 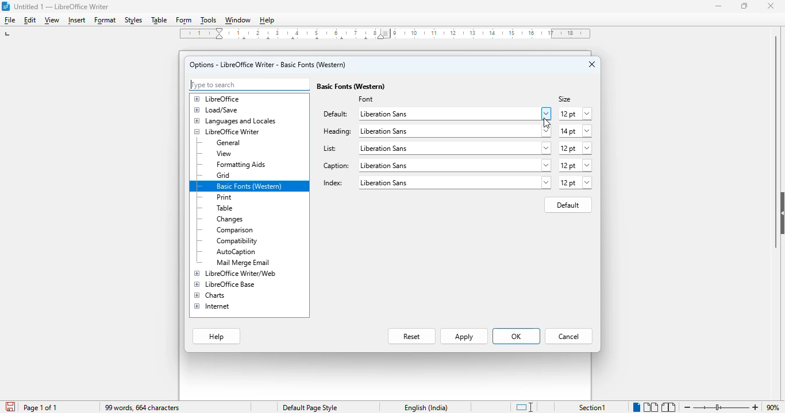 What do you see at coordinates (687, 408) in the screenshot?
I see `zoom out` at bounding box center [687, 408].